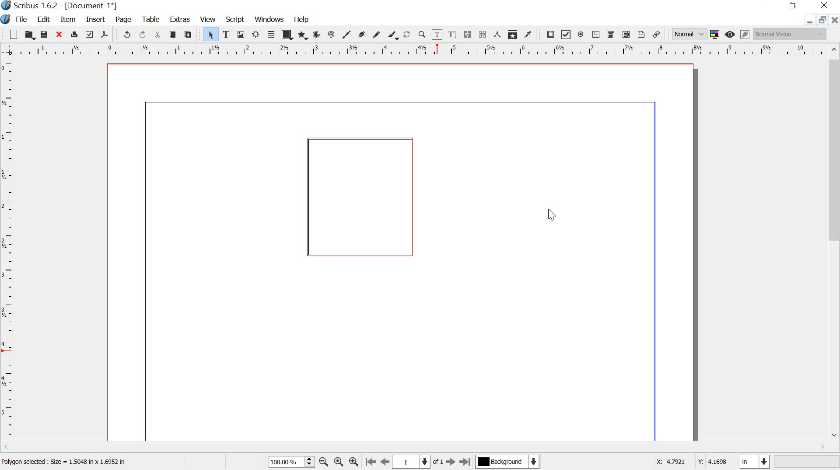 The height and width of the screenshot is (470, 840). Describe the element at coordinates (283, 462) in the screenshot. I see `100.00%` at that location.